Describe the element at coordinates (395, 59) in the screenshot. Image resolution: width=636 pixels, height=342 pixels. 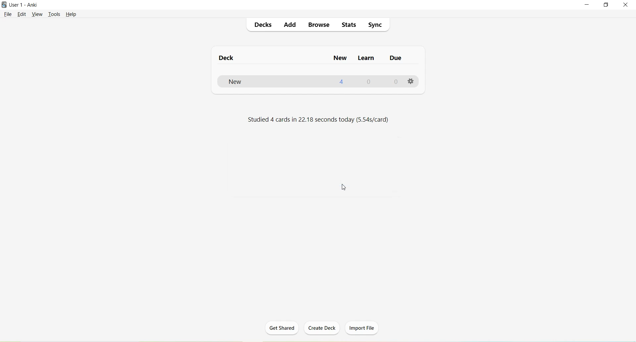
I see `Due` at that location.